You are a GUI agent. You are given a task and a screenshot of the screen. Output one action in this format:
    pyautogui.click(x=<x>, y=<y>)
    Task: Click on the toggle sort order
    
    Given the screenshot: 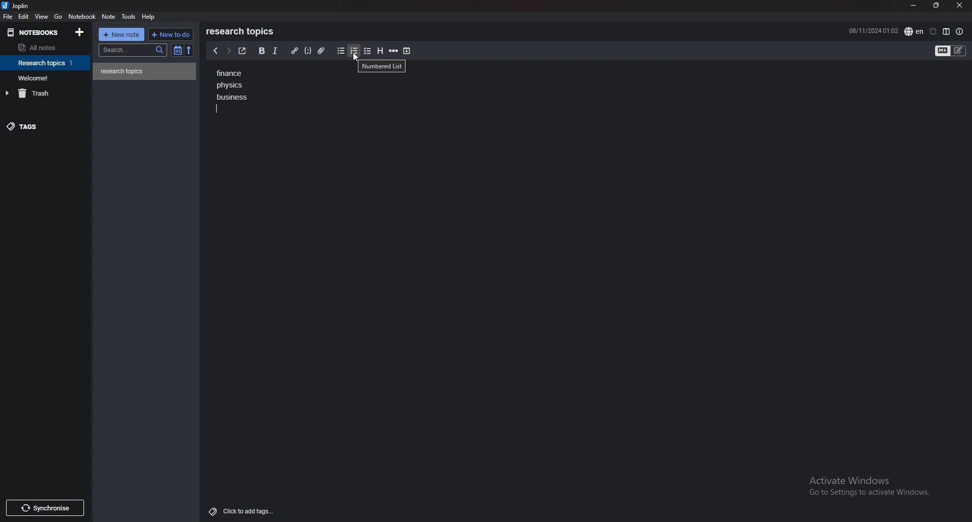 What is the action you would take?
    pyautogui.click(x=178, y=51)
    